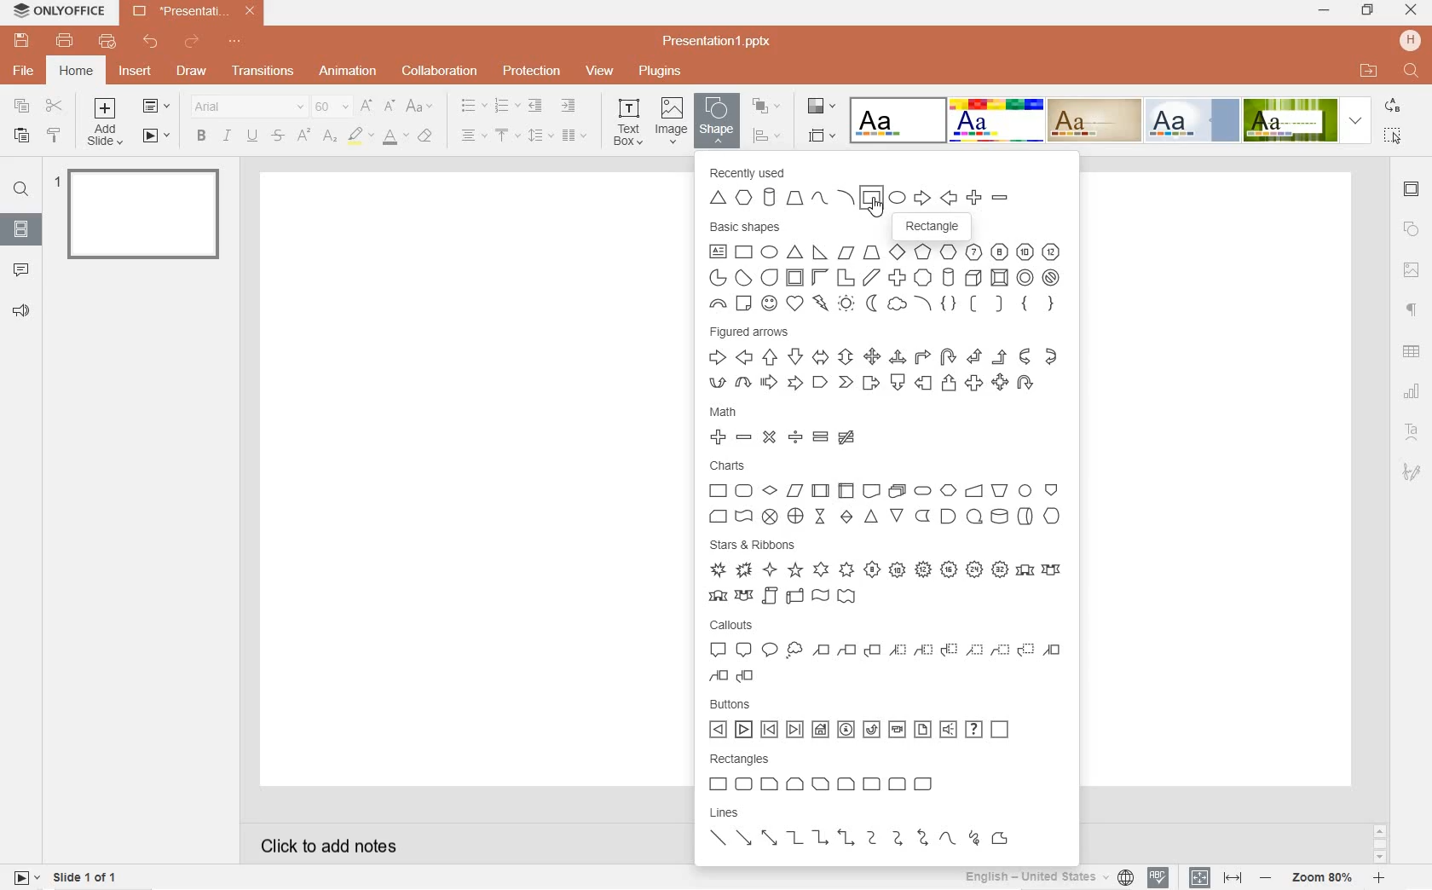 The height and width of the screenshot is (890, 1432). What do you see at coordinates (719, 649) in the screenshot?
I see `Rectangle Callout` at bounding box center [719, 649].